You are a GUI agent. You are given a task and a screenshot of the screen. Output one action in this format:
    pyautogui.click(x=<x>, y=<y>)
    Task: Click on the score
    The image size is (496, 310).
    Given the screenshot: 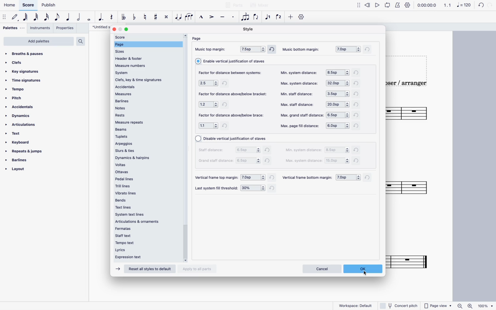 What is the action you would take?
    pyautogui.click(x=411, y=259)
    